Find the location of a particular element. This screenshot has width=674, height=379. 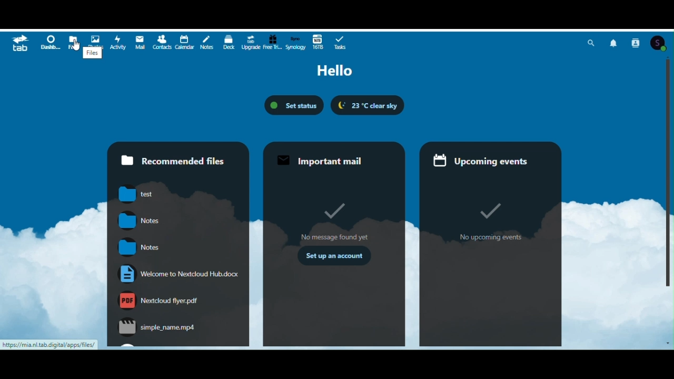

Photos is located at coordinates (97, 39).